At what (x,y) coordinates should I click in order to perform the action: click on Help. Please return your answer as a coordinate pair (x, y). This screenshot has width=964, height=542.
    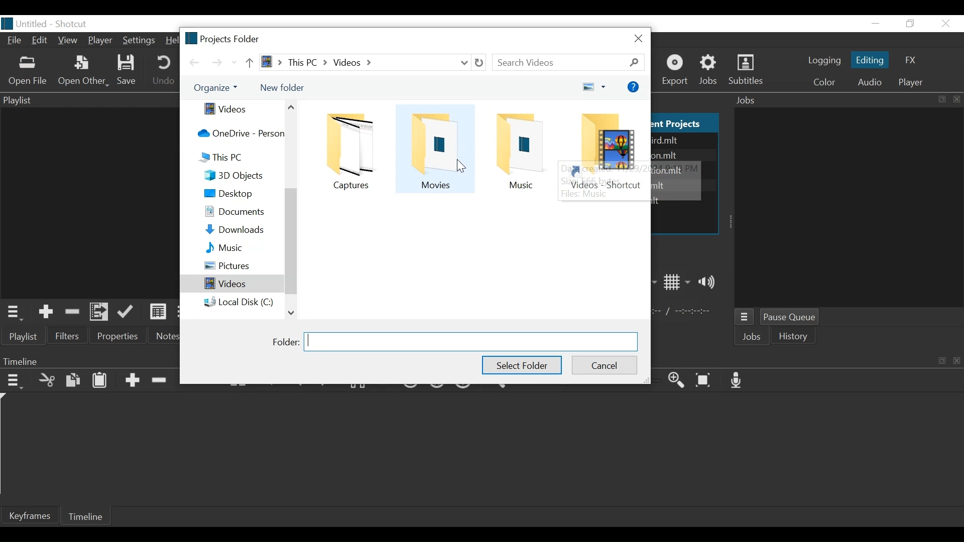
    Looking at the image, I should click on (171, 41).